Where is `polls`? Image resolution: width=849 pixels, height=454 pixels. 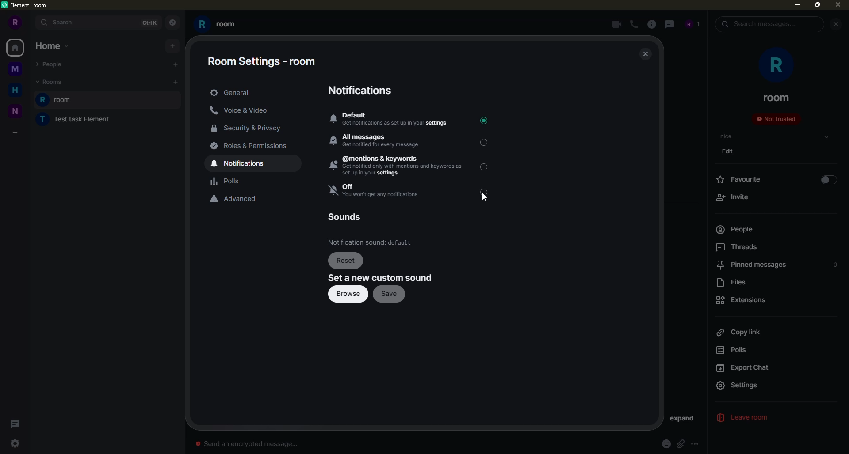
polls is located at coordinates (737, 351).